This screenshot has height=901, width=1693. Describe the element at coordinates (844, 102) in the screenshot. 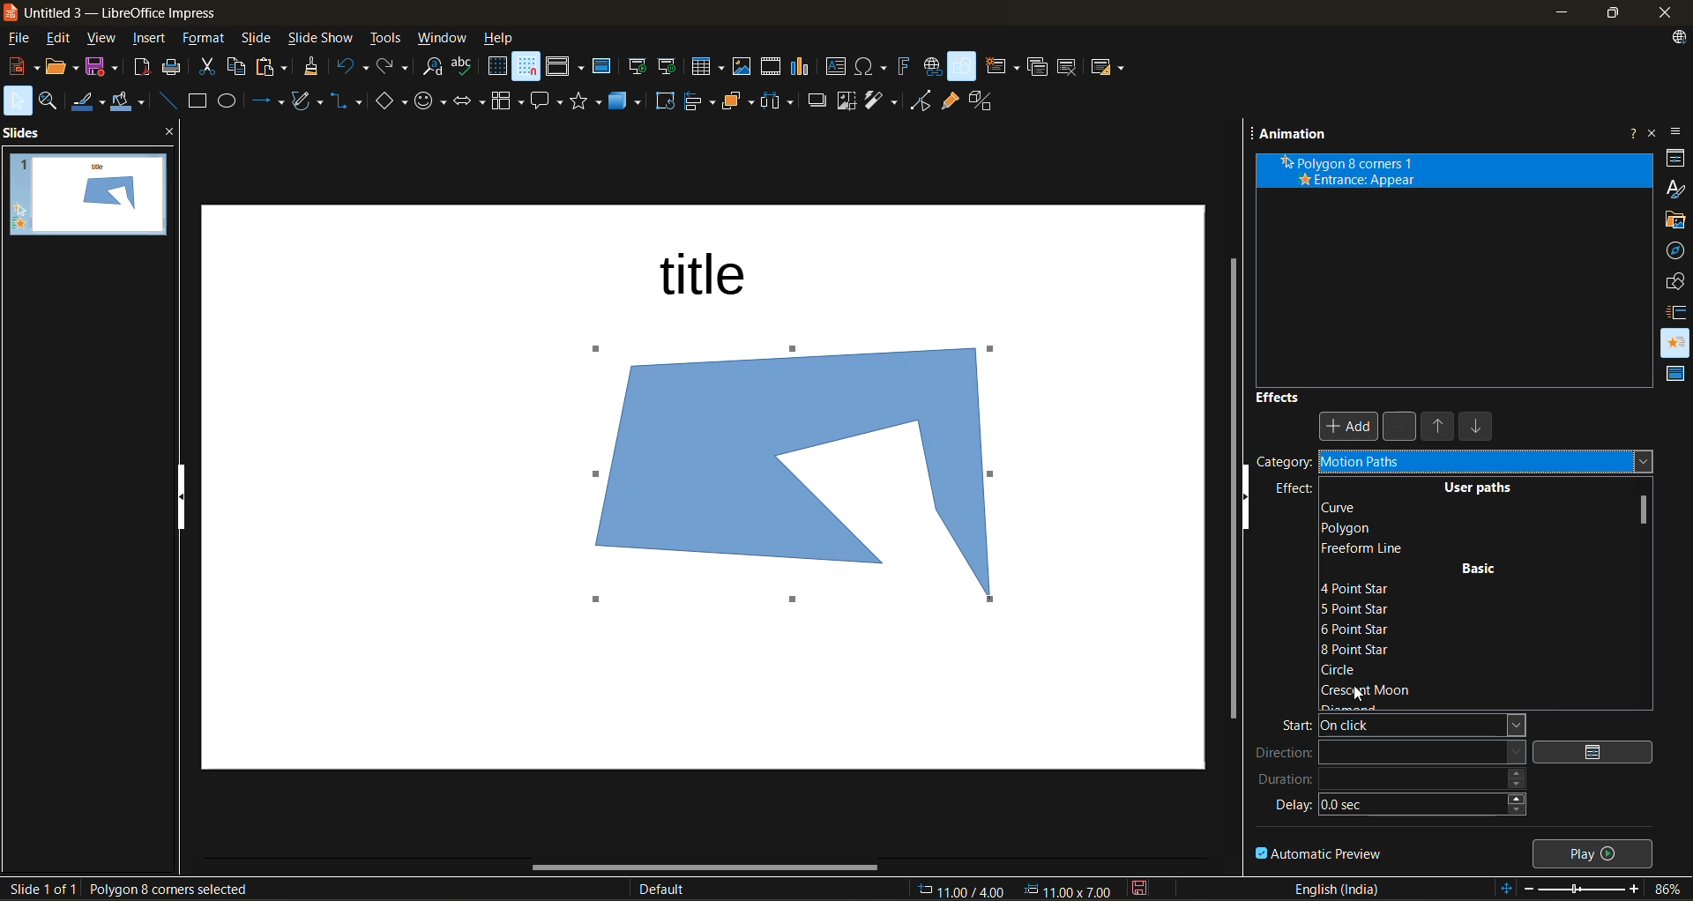

I see `crop image` at that location.